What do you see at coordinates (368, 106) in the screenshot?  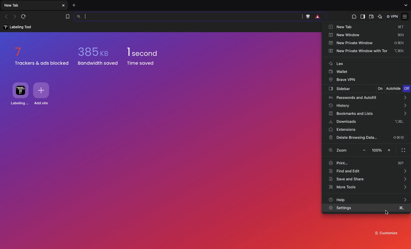 I see `History` at bounding box center [368, 106].